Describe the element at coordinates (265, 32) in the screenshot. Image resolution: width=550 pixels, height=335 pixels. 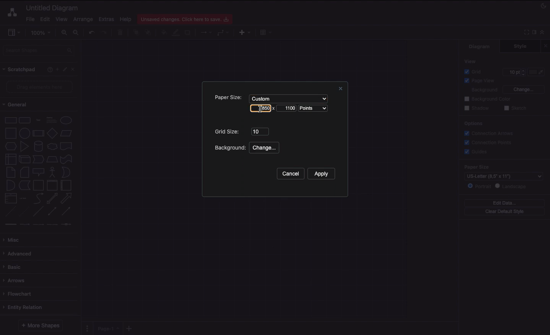
I see `Table` at that location.